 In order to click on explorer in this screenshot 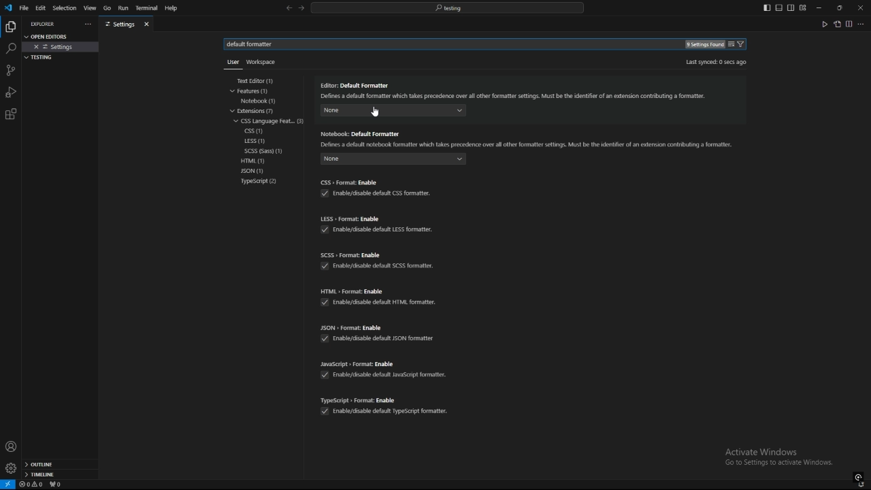, I will do `click(45, 24)`.